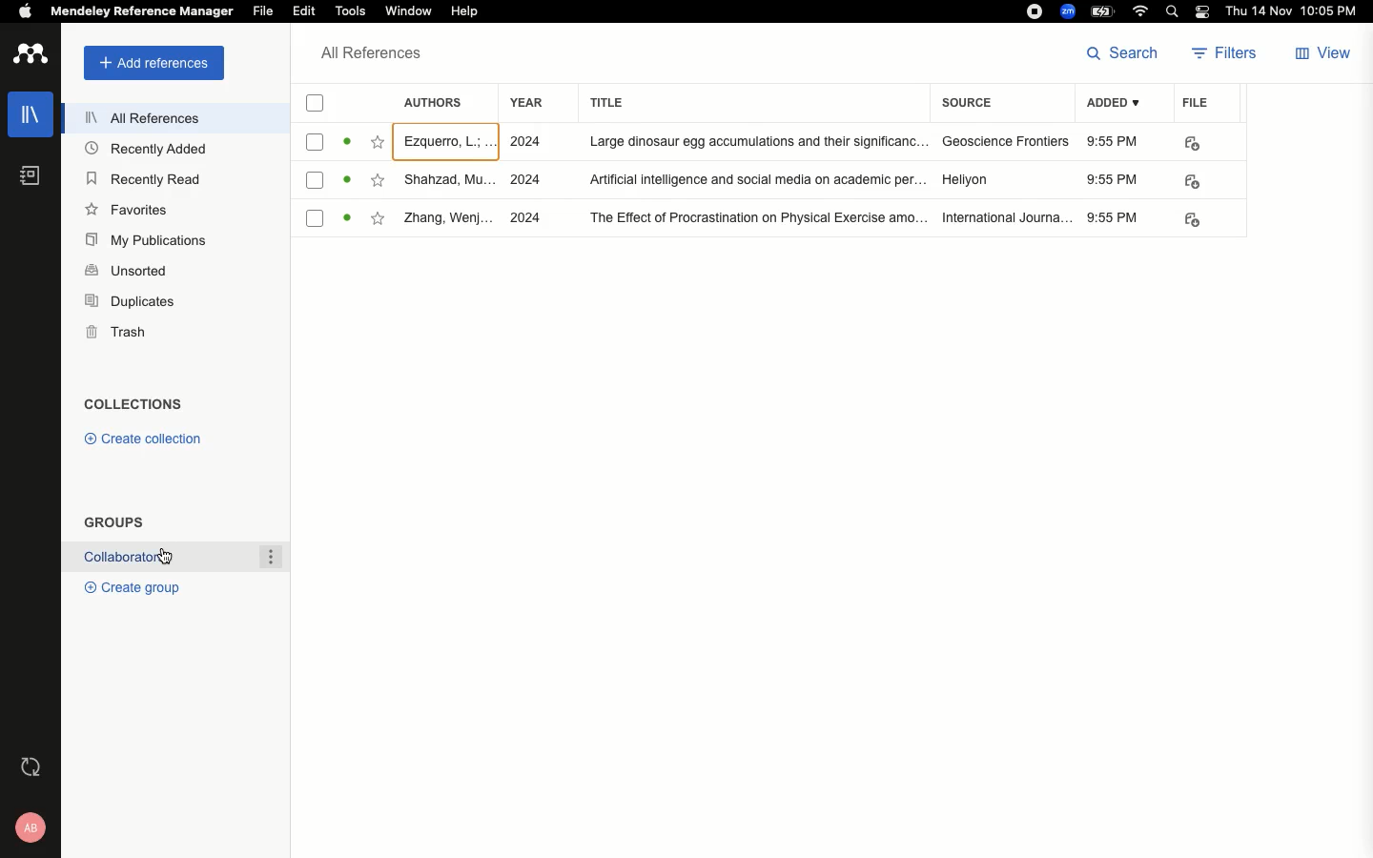 The height and width of the screenshot is (858, 1373). What do you see at coordinates (535, 105) in the screenshot?
I see `Year` at bounding box center [535, 105].